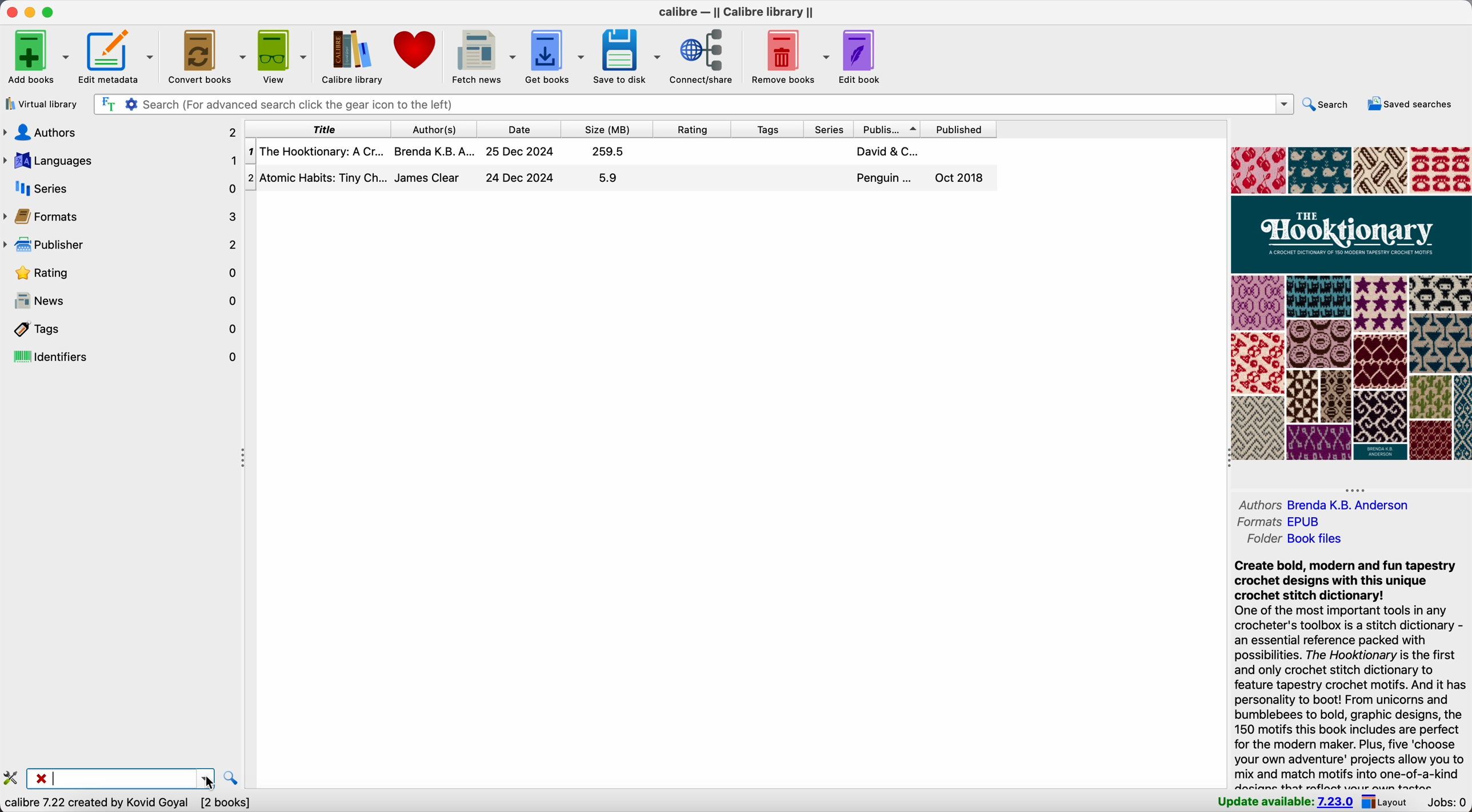 Image resolution: width=1472 pixels, height=812 pixels. I want to click on publisher, so click(889, 130).